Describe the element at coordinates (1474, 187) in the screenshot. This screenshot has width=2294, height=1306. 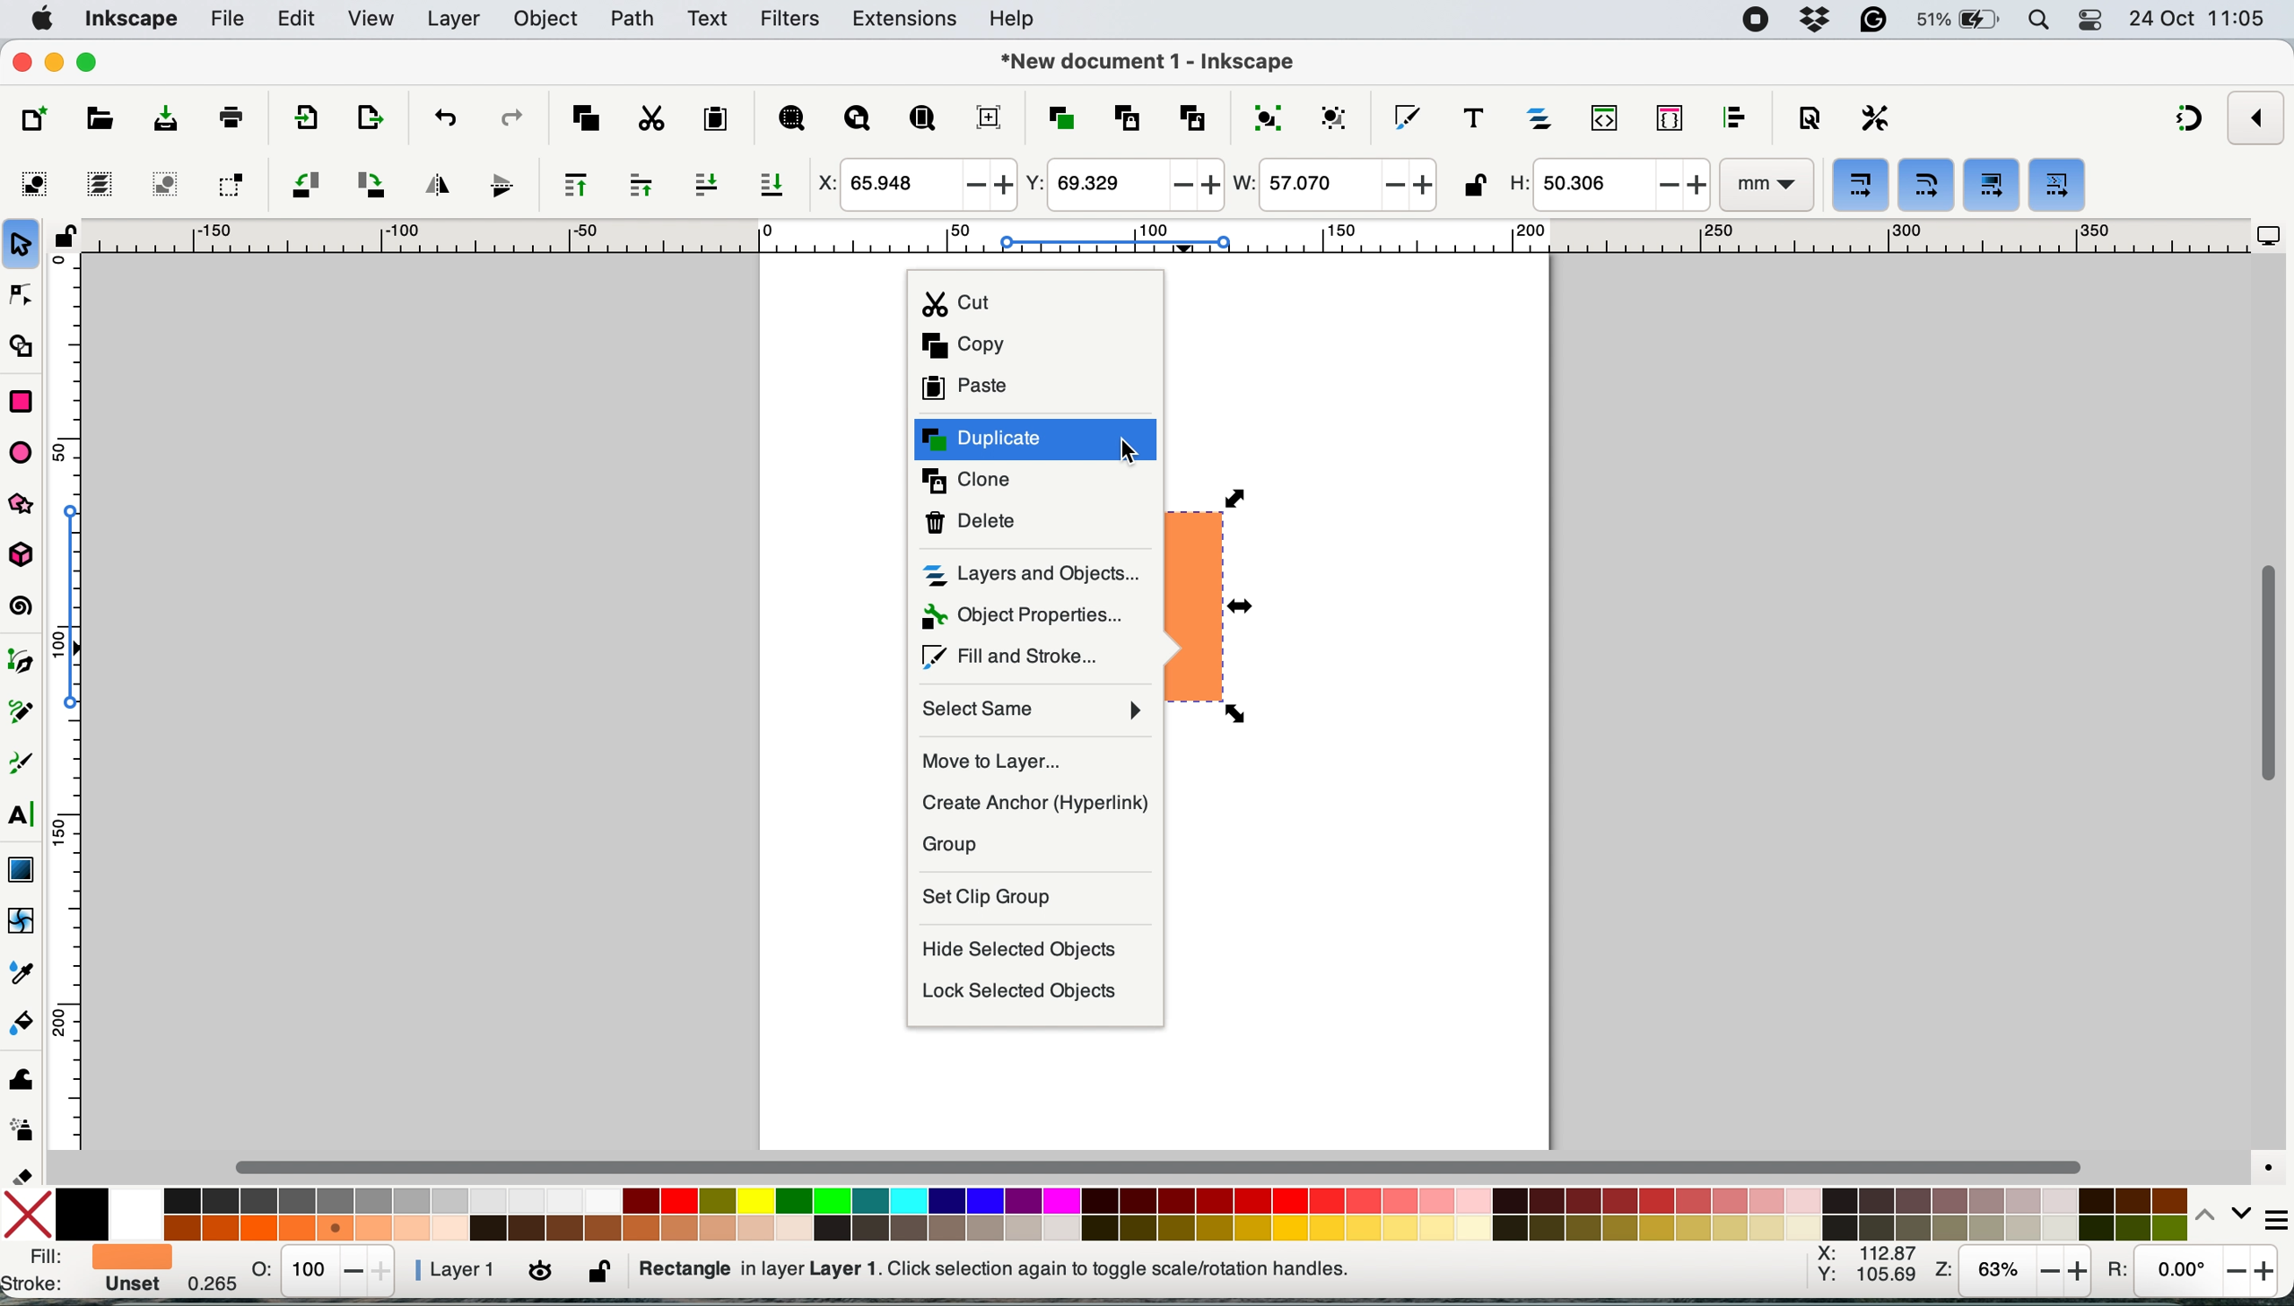
I see `lock unlock` at that location.